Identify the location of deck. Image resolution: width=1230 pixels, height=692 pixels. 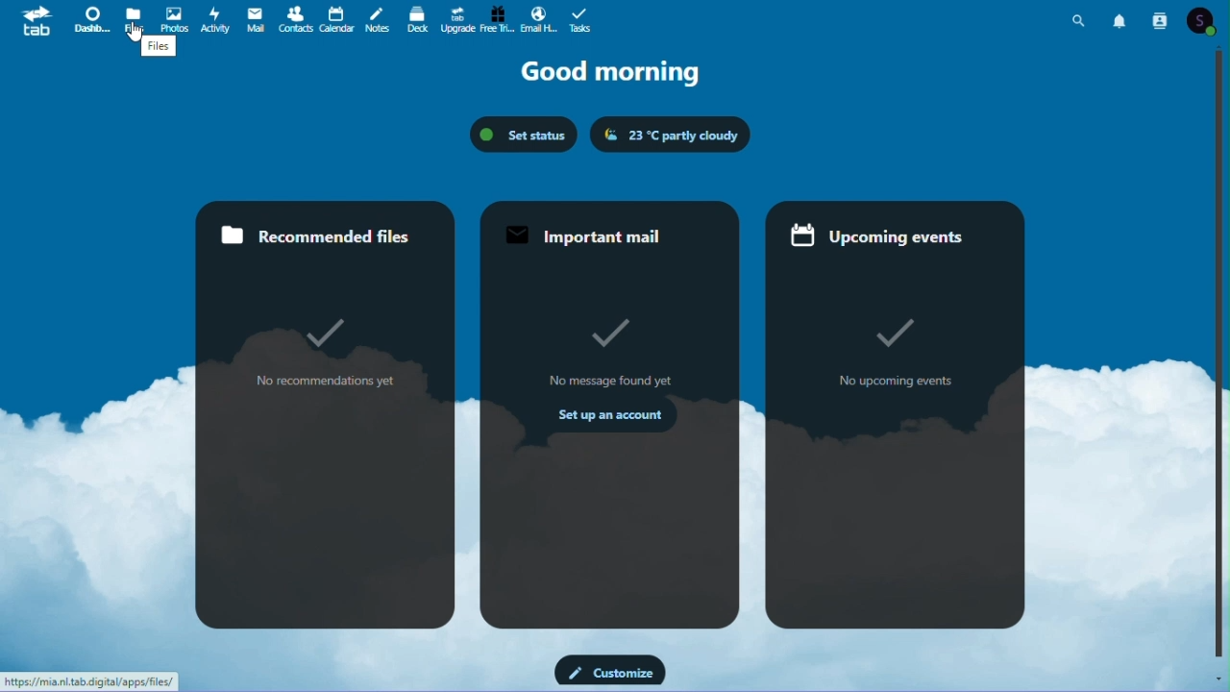
(418, 21).